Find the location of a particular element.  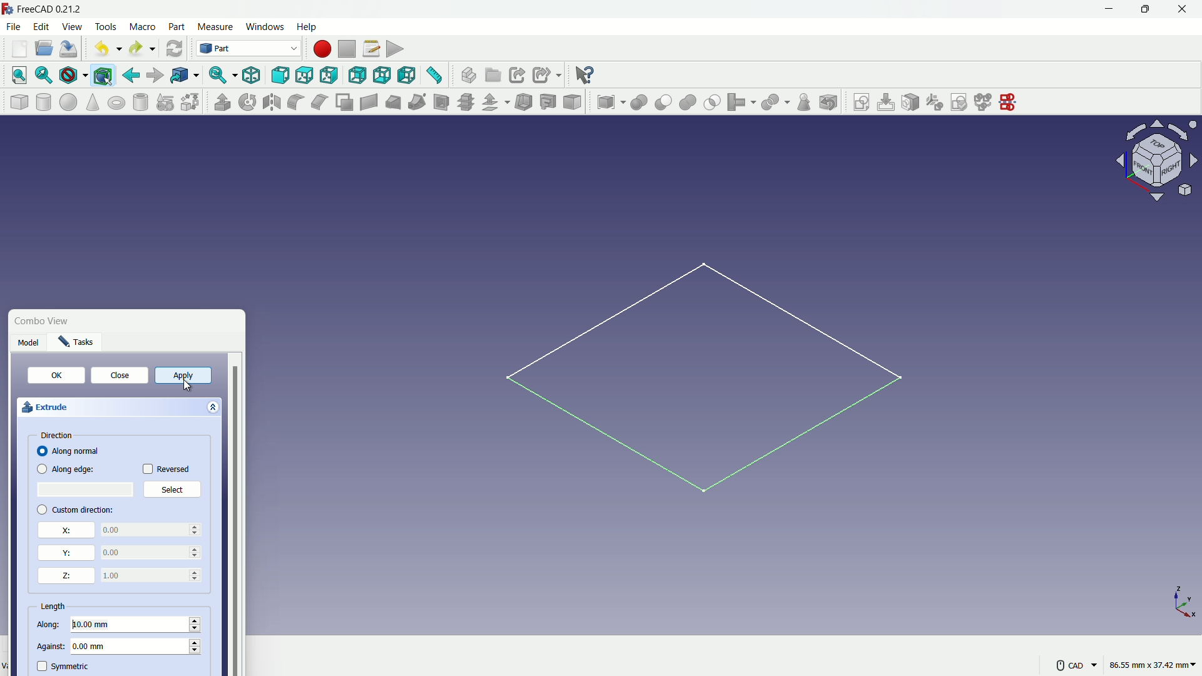

redo is located at coordinates (141, 48).